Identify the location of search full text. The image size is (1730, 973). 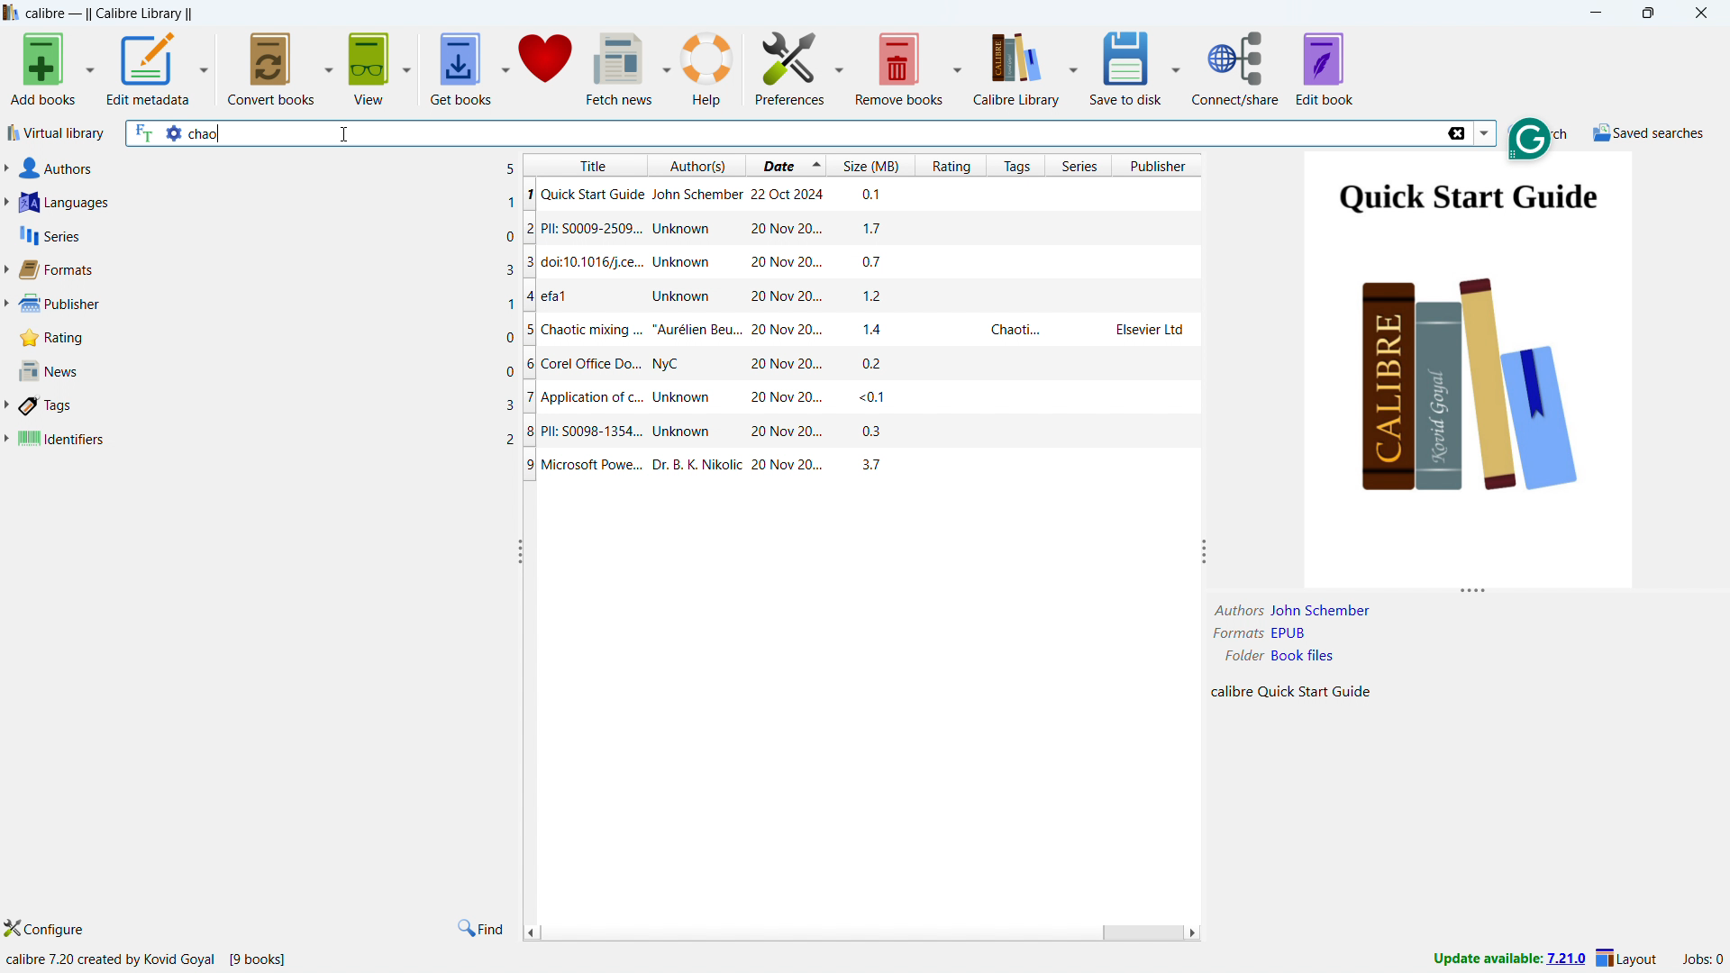
(142, 133).